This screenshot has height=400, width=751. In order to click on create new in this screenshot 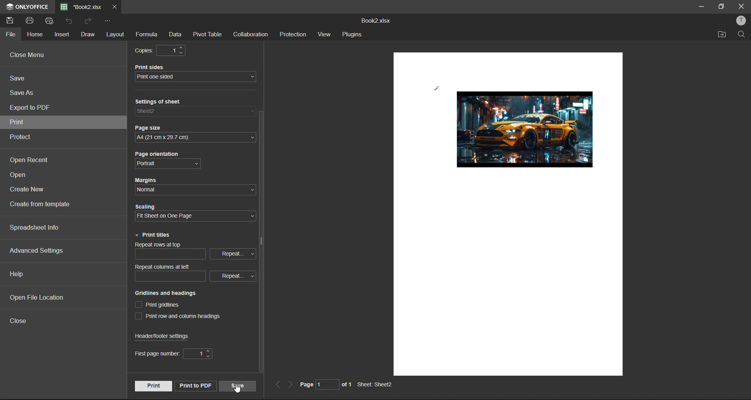, I will do `click(29, 191)`.